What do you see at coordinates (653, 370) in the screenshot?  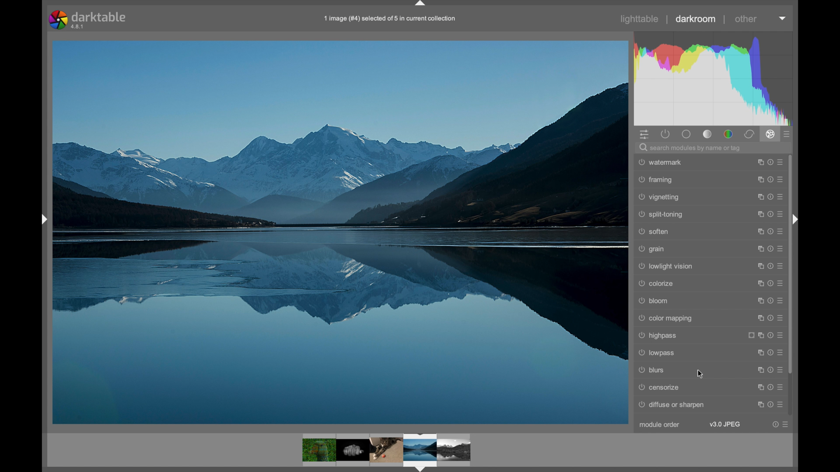 I see `blurs` at bounding box center [653, 370].